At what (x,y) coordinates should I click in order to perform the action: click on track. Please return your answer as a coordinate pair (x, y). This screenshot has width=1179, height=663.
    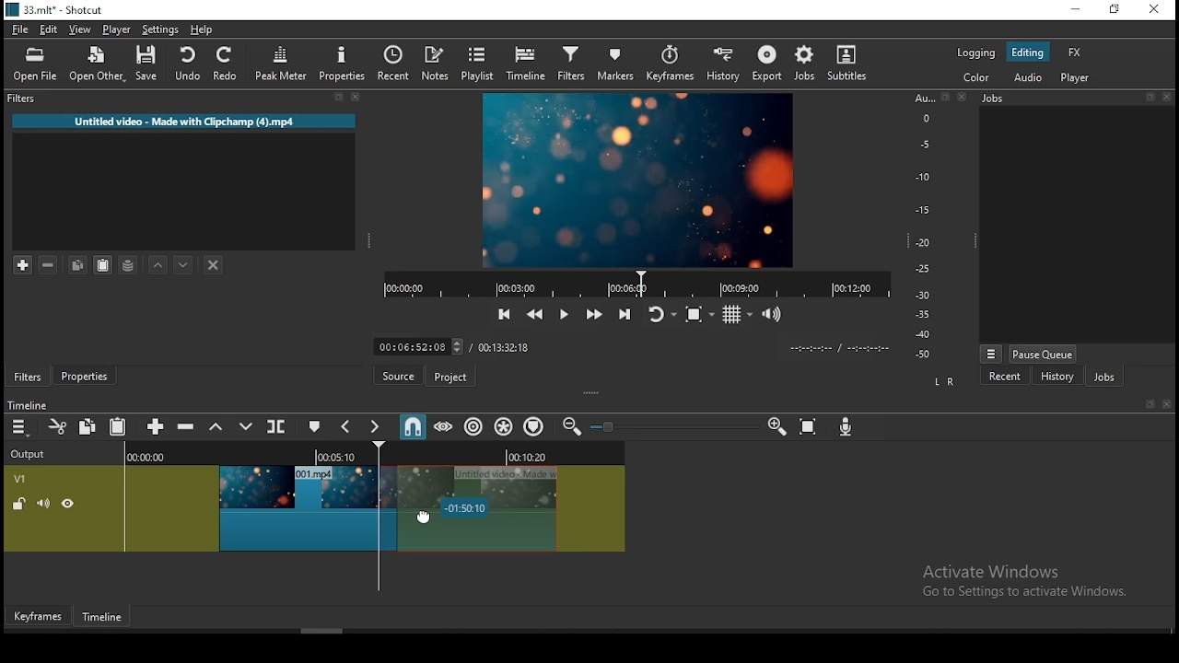
    Looking at the image, I should click on (370, 455).